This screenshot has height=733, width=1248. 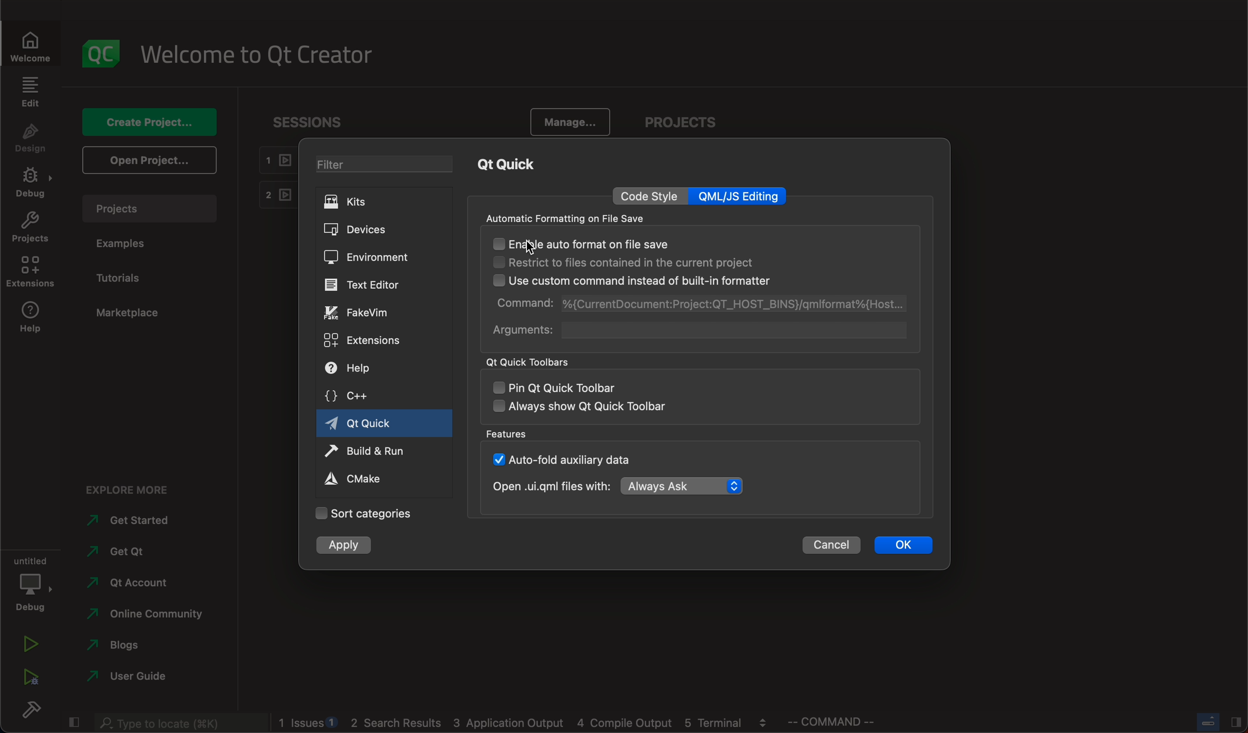 What do you see at coordinates (582, 387) in the screenshot?
I see `pin qt` at bounding box center [582, 387].